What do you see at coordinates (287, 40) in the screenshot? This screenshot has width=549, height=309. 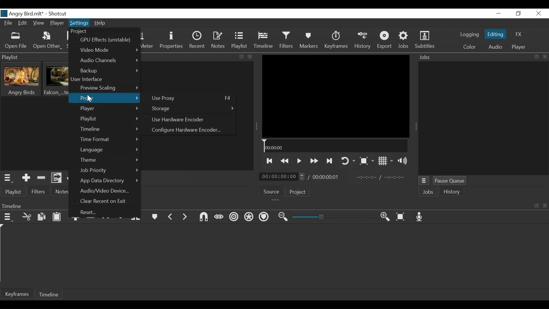 I see `Filters` at bounding box center [287, 40].